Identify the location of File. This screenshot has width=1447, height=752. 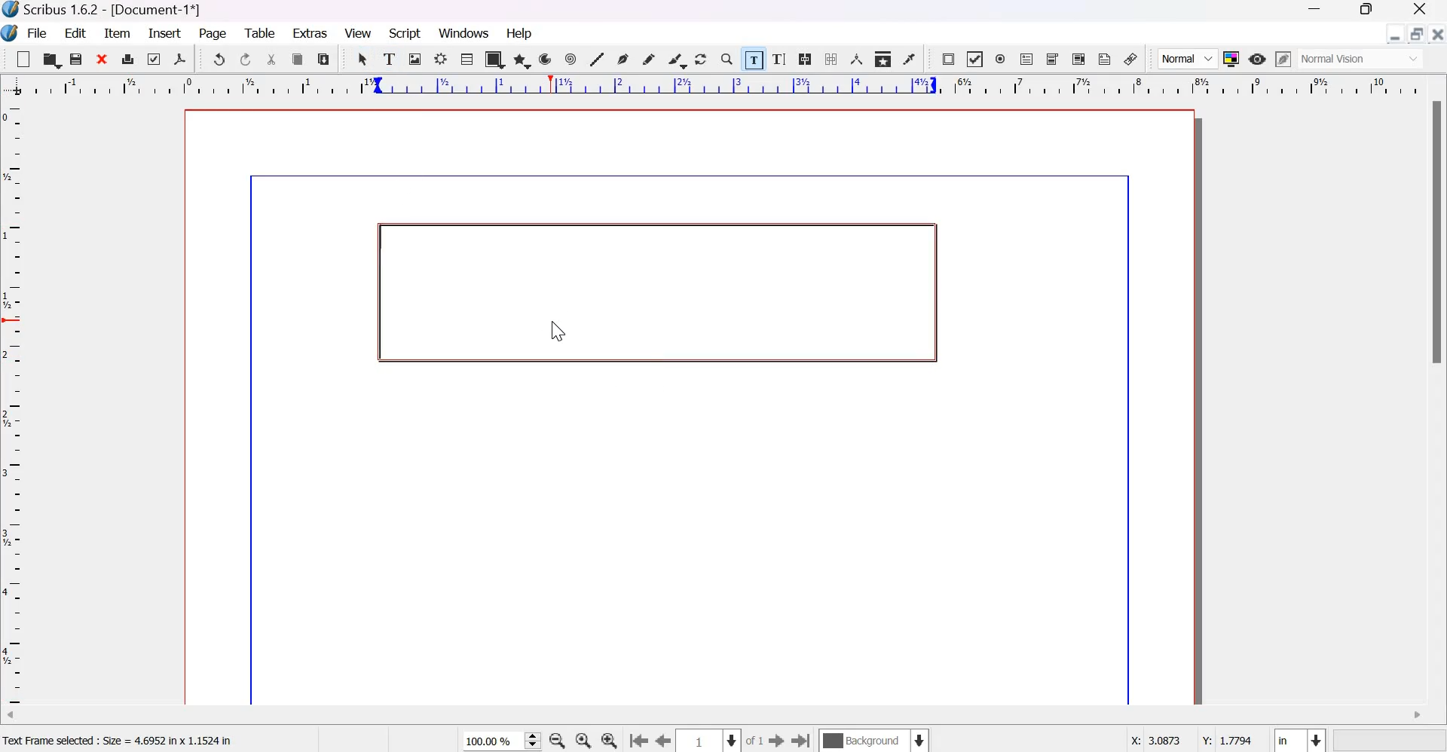
(35, 34).